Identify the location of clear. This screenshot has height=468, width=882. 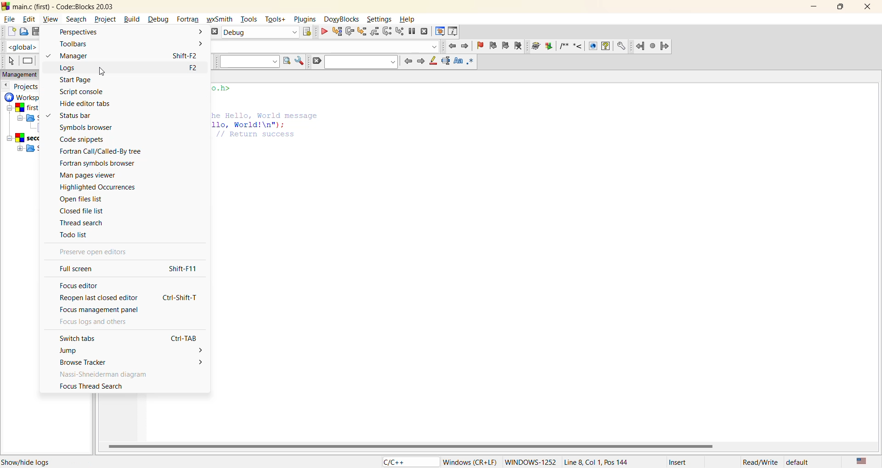
(317, 60).